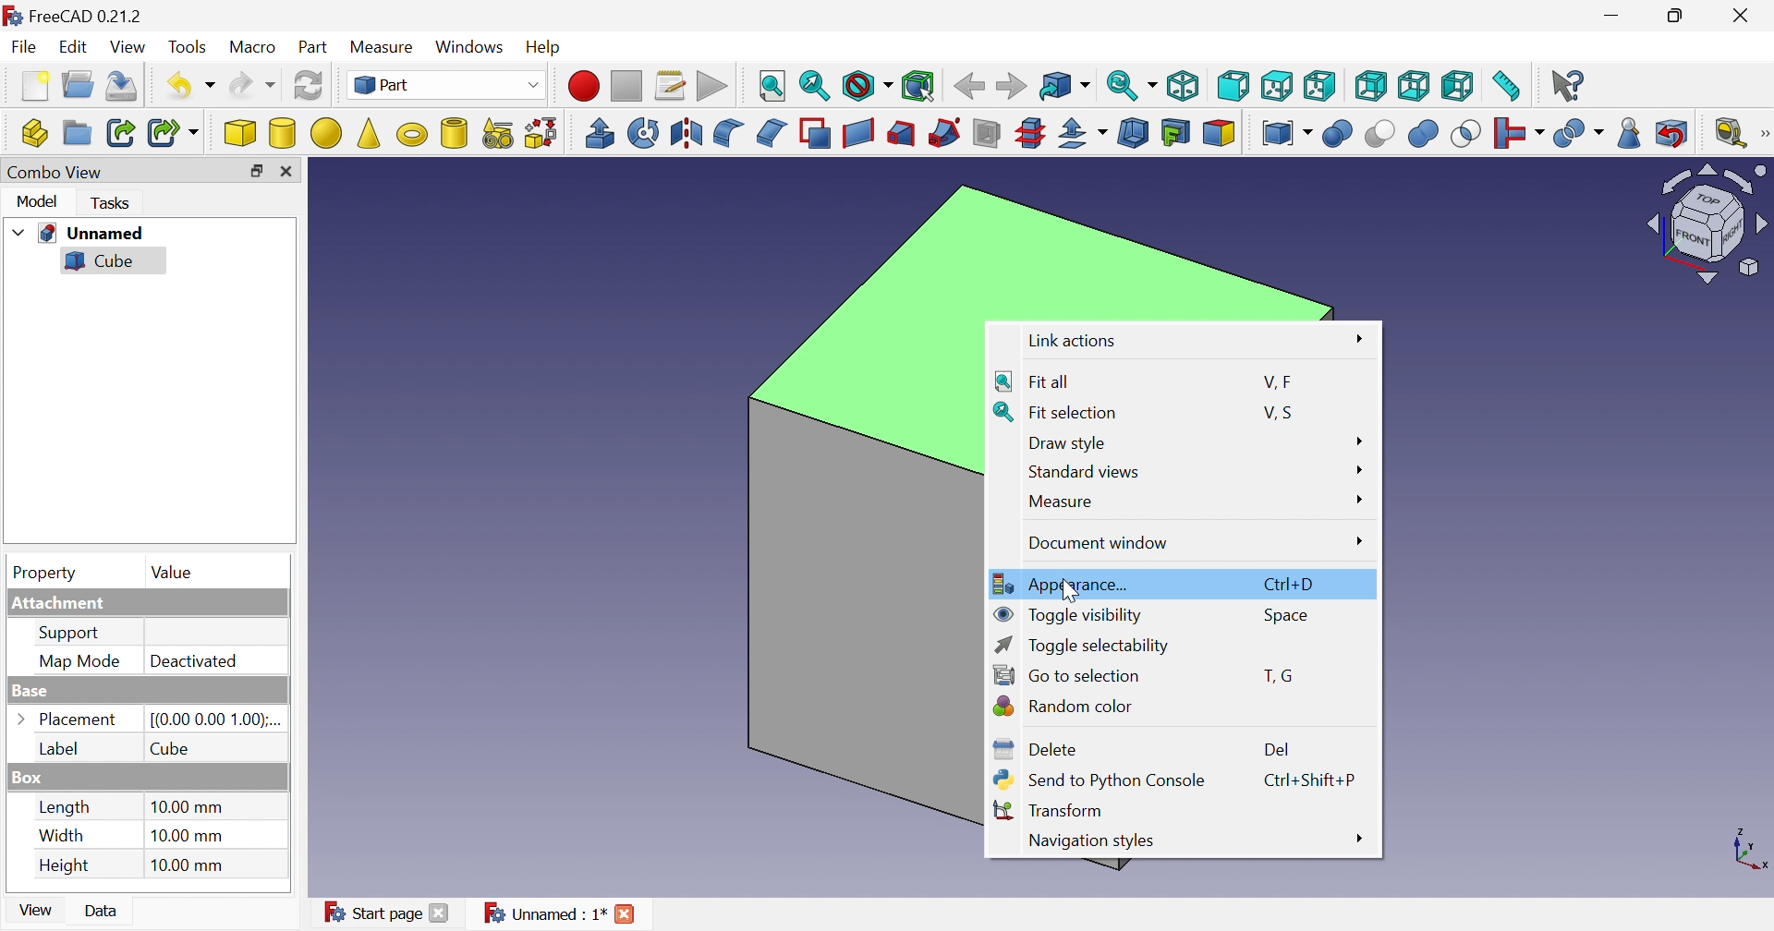 The width and height of the screenshot is (1774, 931). Describe the element at coordinates (814, 83) in the screenshot. I see `Fit selection` at that location.